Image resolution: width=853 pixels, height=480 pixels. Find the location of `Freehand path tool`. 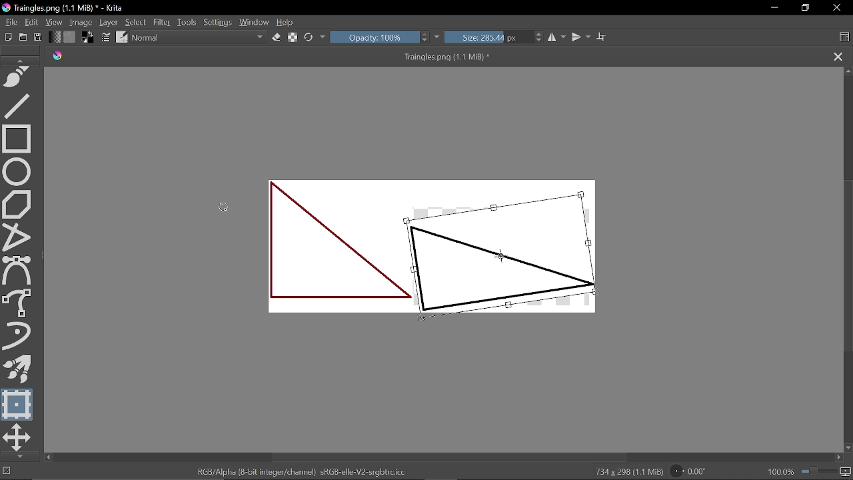

Freehand path tool is located at coordinates (19, 78).